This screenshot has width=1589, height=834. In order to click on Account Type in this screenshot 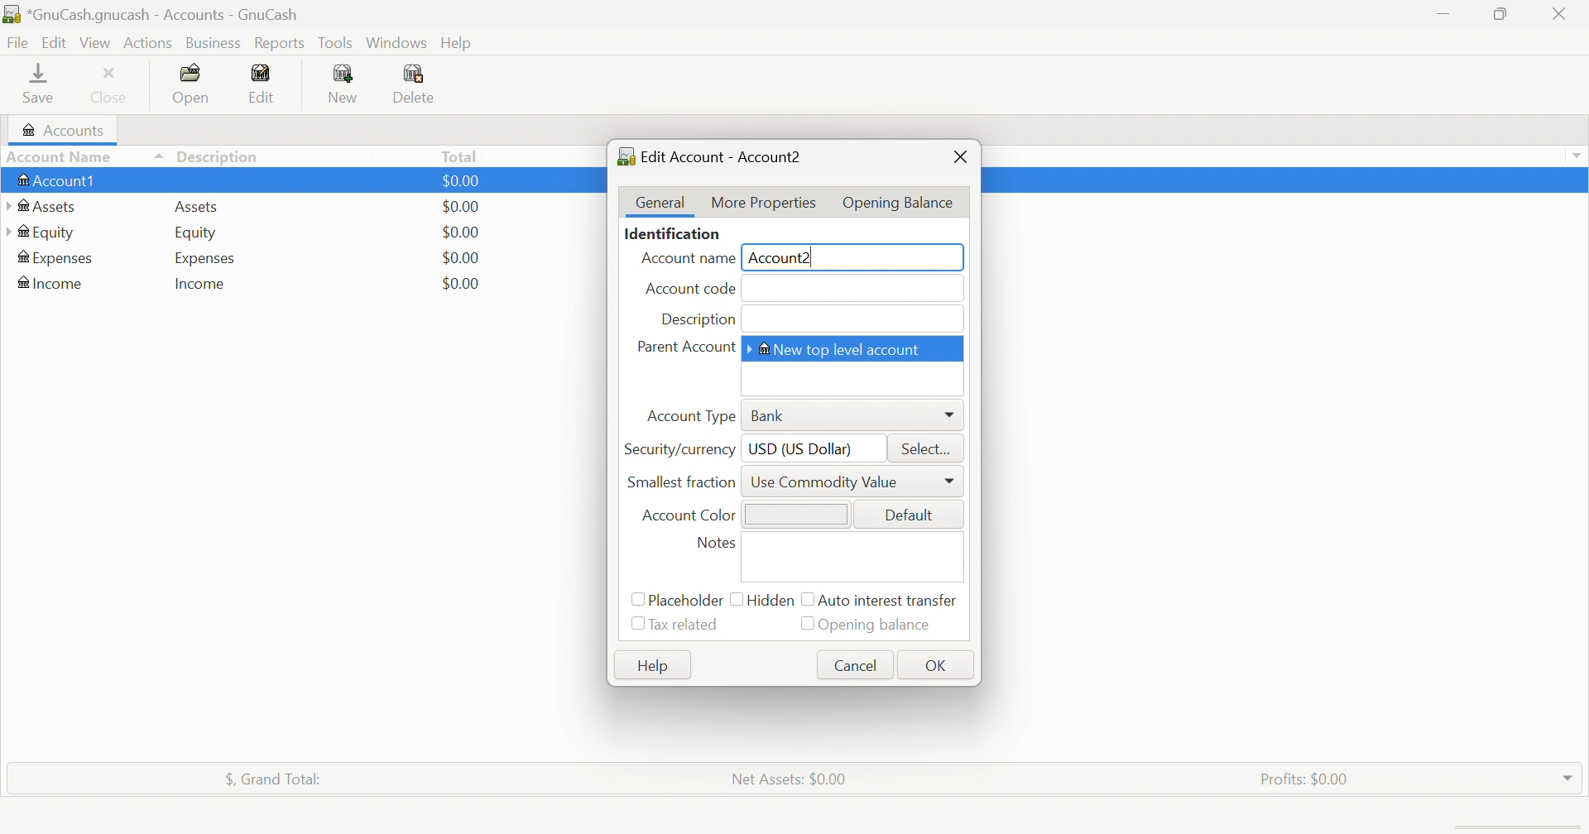, I will do `click(692, 415)`.